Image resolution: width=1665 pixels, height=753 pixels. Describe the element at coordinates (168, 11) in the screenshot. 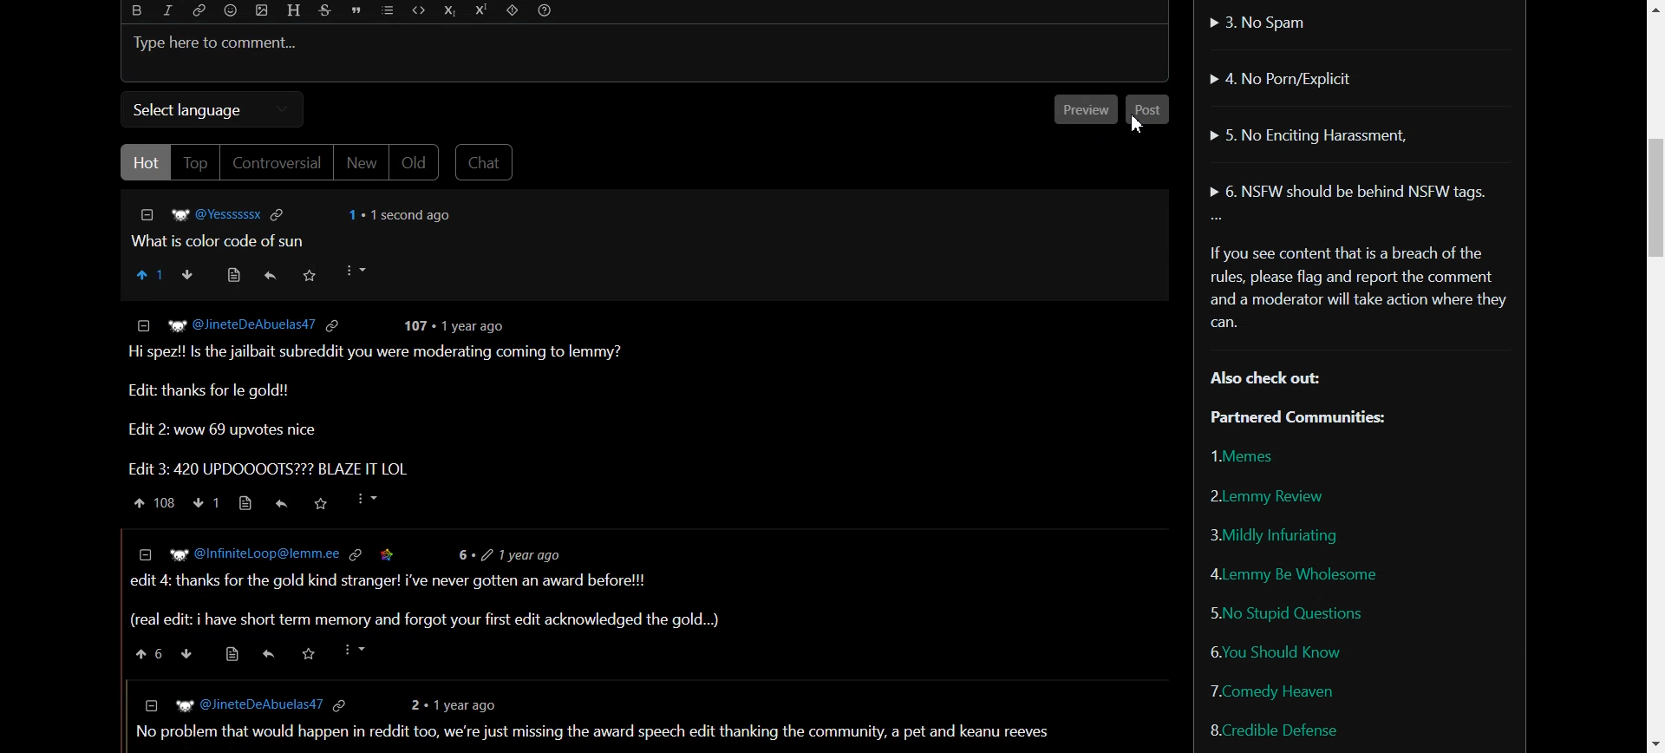

I see `Italic` at that location.